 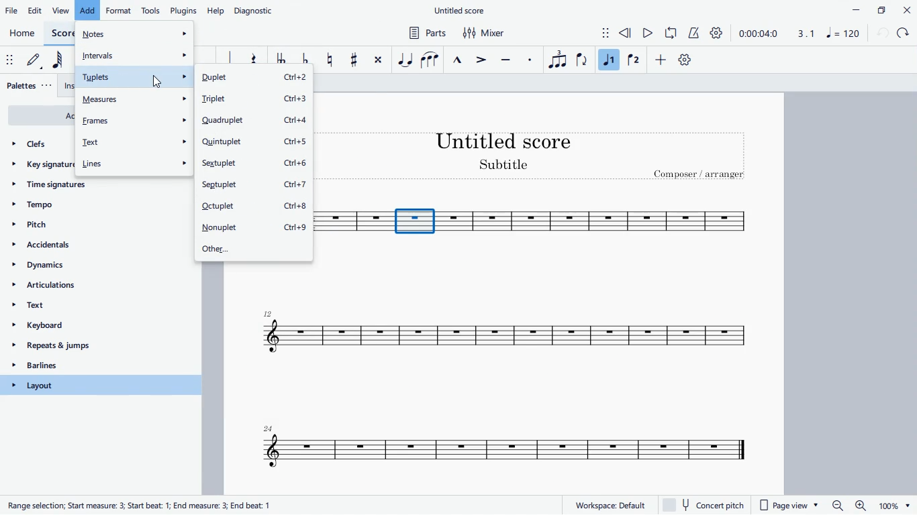 What do you see at coordinates (702, 176) in the screenshot?
I see `composer / arranger` at bounding box center [702, 176].